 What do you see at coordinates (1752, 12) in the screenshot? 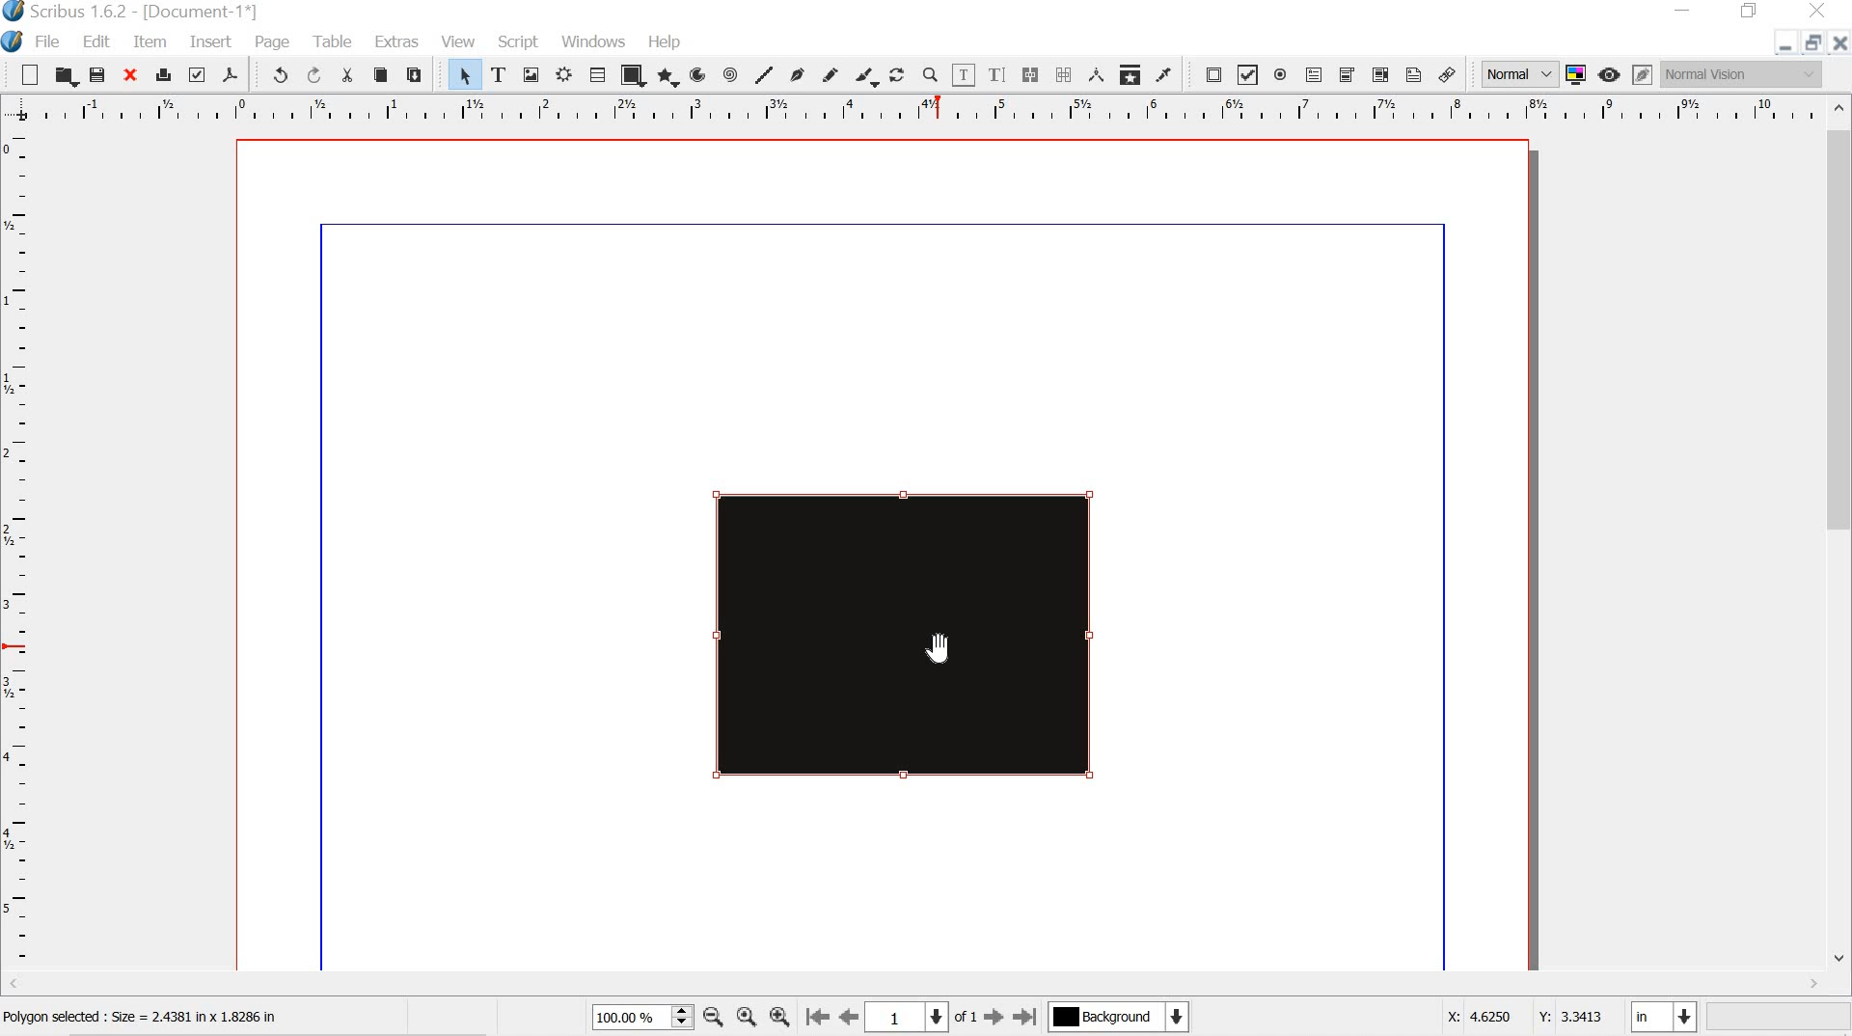
I see `restore down` at bounding box center [1752, 12].